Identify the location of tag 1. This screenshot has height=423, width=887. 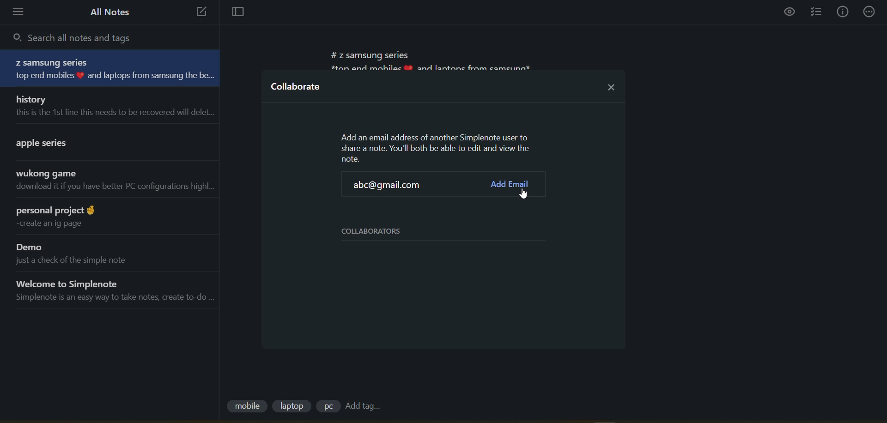
(246, 407).